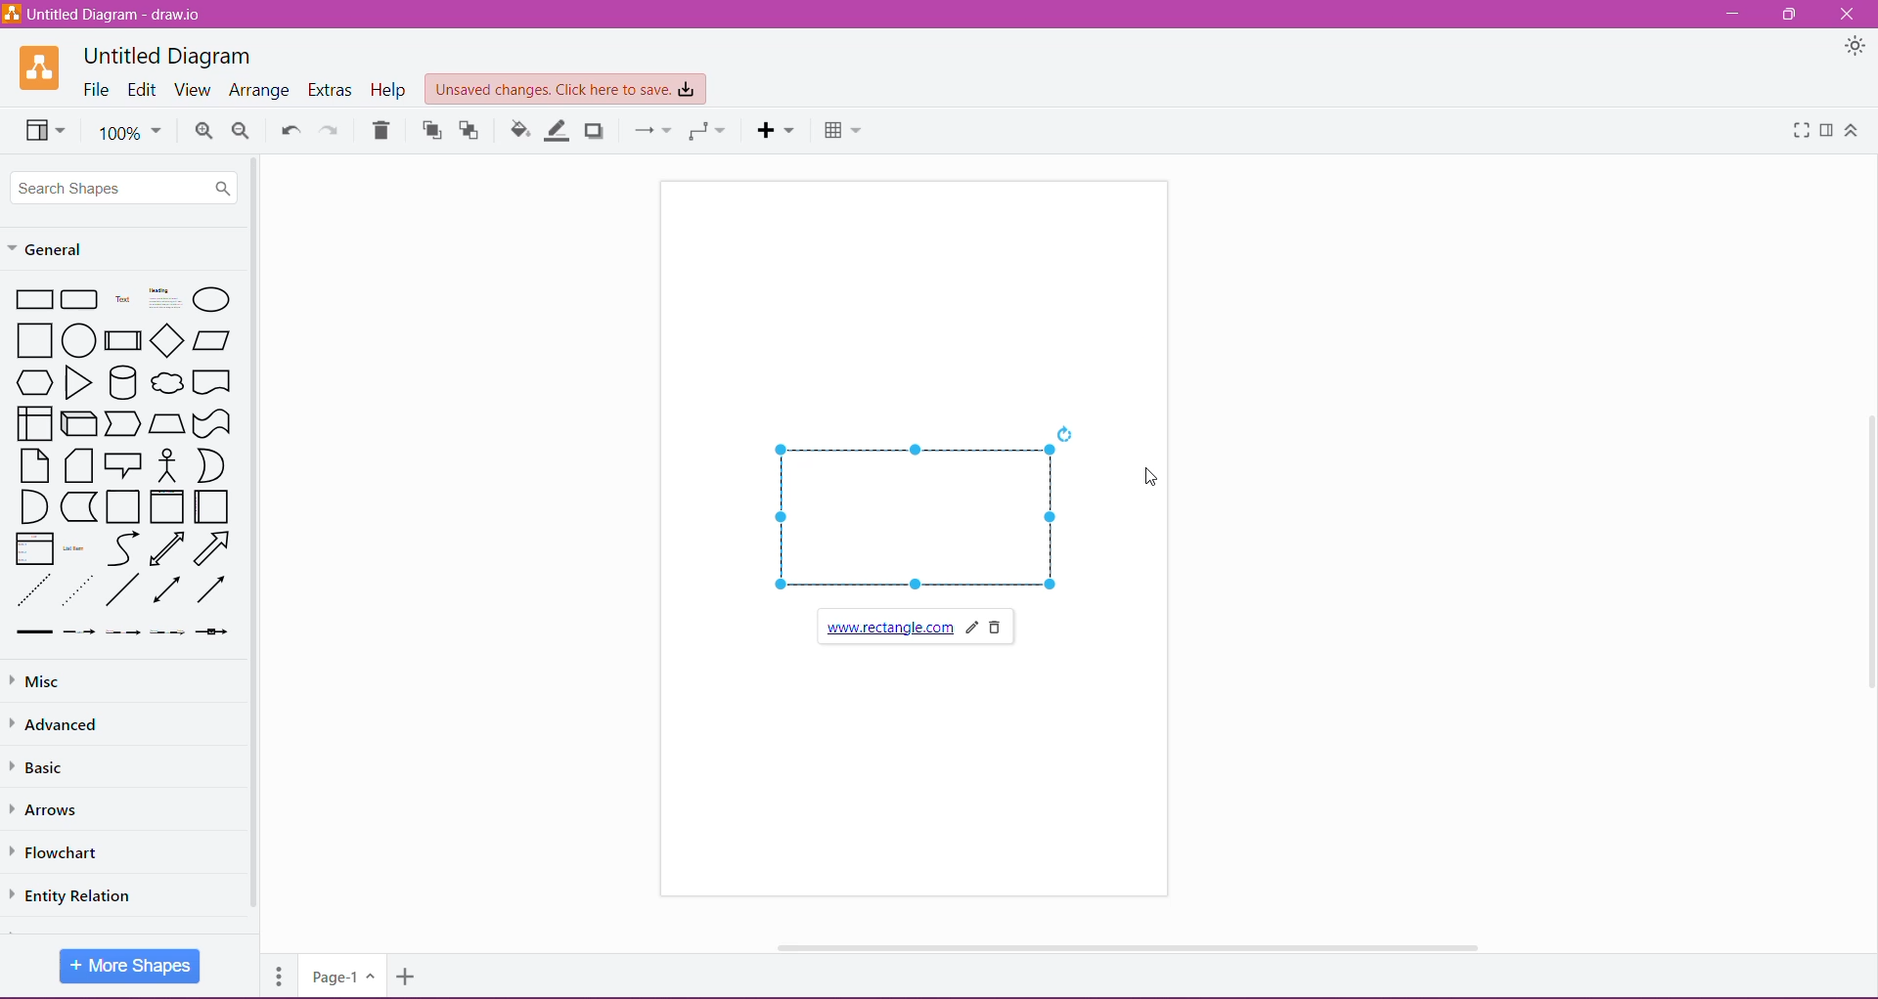 The width and height of the screenshot is (1878, 999). Describe the element at coordinates (1868, 554) in the screenshot. I see `scroll bar` at that location.